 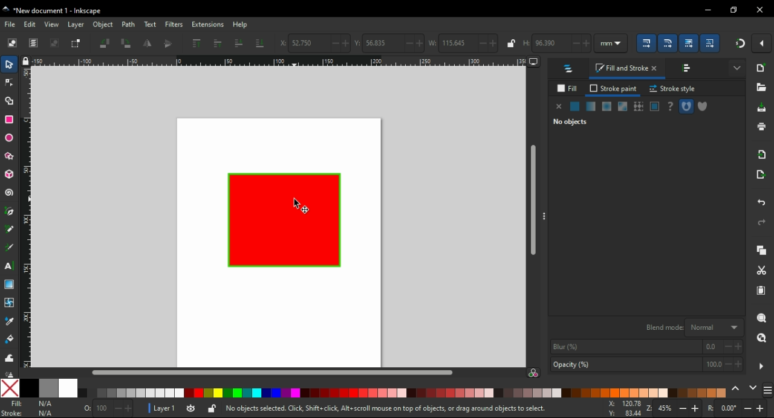 I want to click on restore, so click(x=735, y=10).